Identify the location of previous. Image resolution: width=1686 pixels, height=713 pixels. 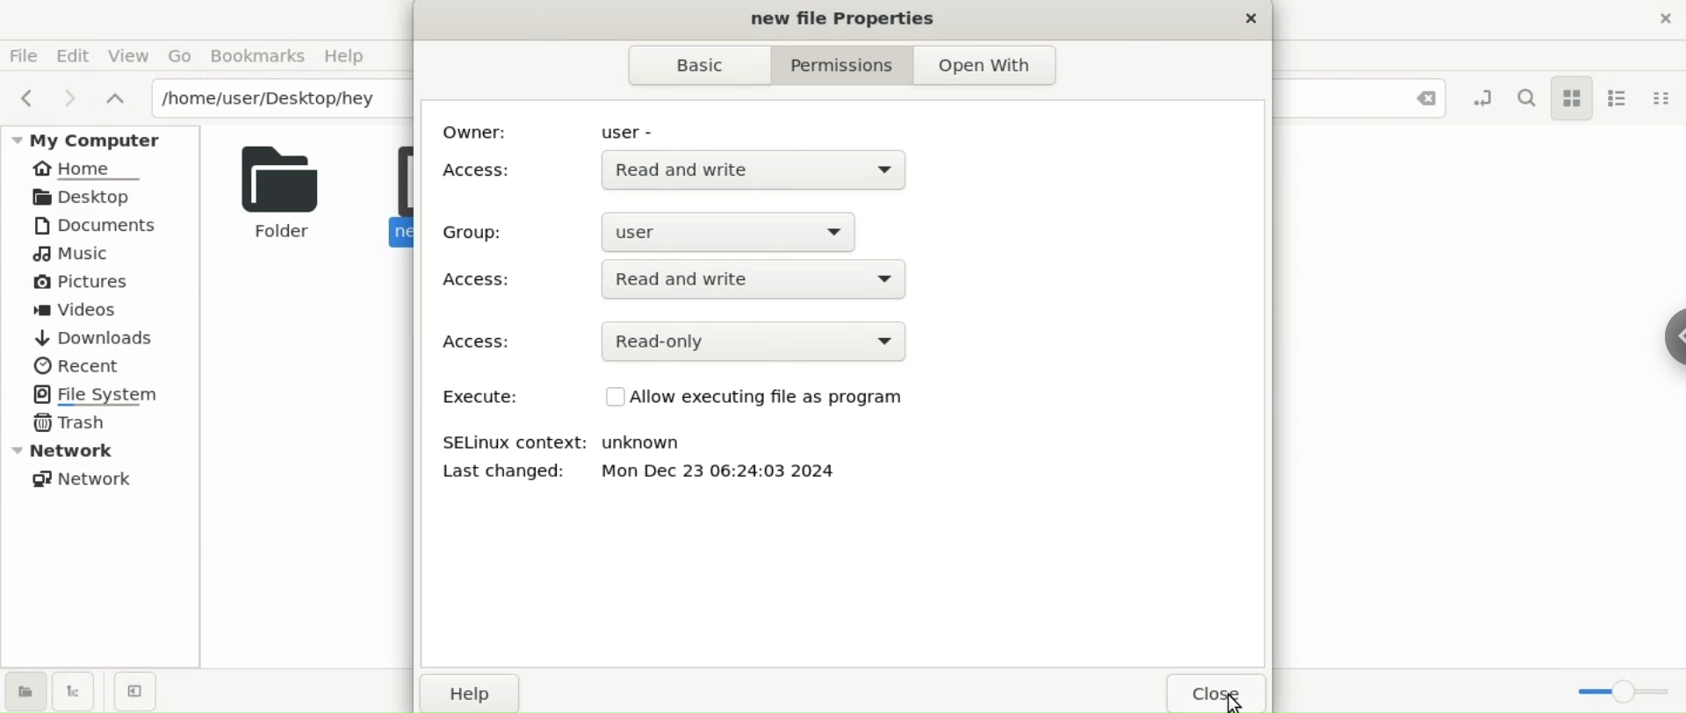
(25, 97).